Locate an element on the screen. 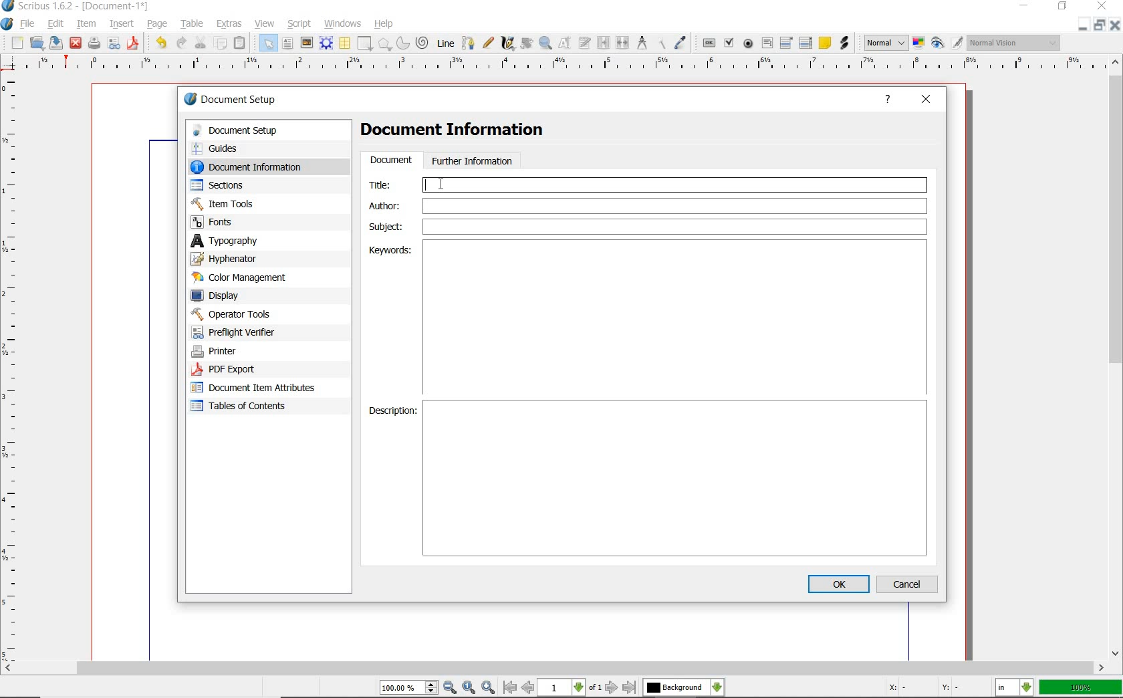 This screenshot has width=1123, height=698. close is located at coordinates (1102, 5).